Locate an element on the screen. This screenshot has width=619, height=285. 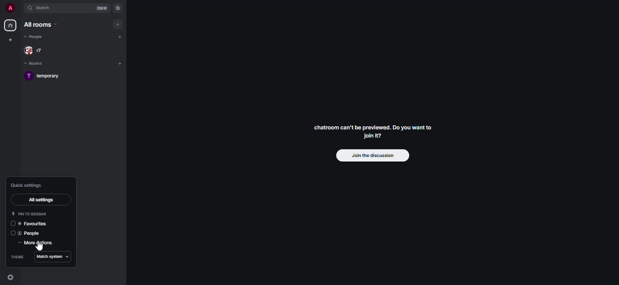
all rooms is located at coordinates (41, 24).